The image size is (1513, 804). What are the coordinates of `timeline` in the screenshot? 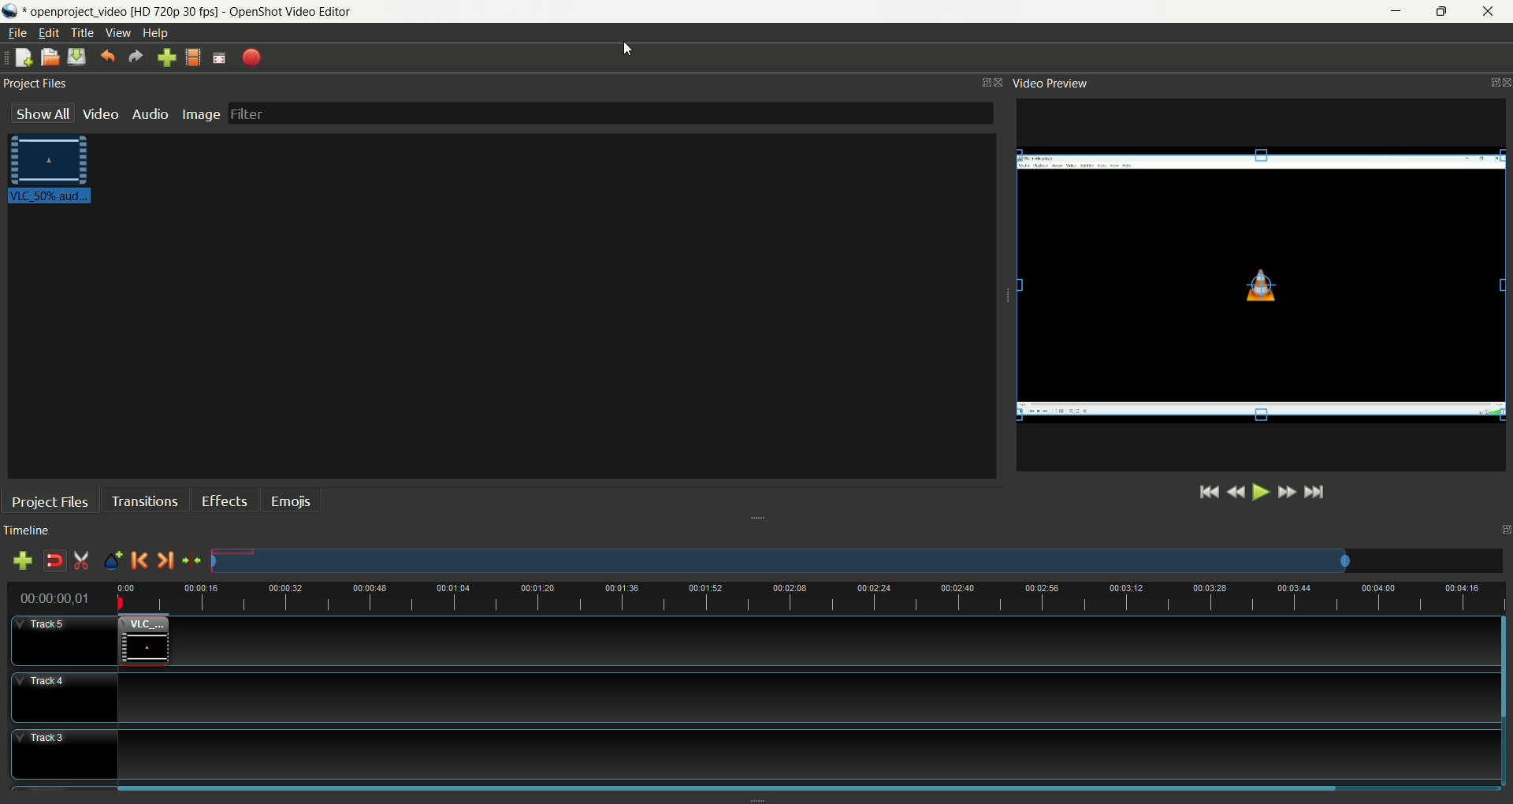 It's located at (31, 530).